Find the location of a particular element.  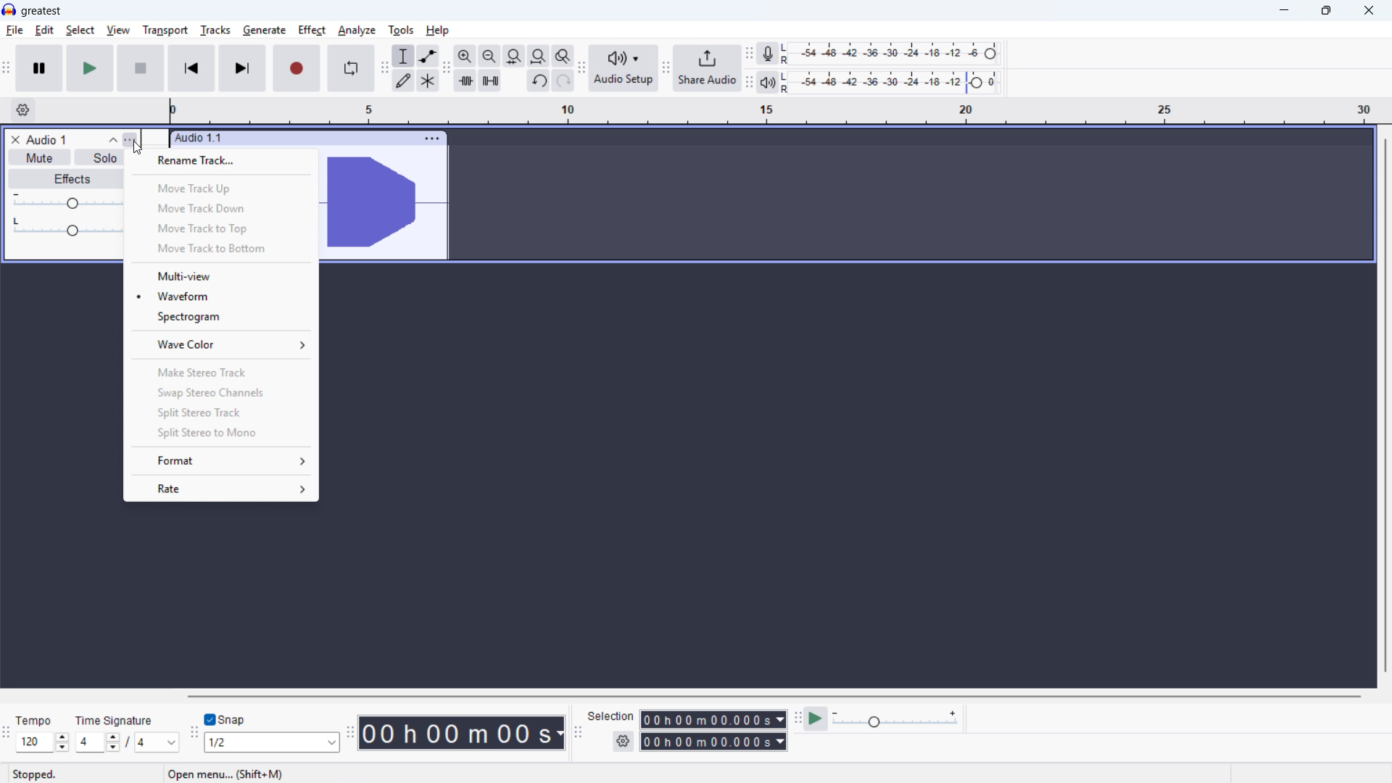

edit toolbar is located at coordinates (447, 70).